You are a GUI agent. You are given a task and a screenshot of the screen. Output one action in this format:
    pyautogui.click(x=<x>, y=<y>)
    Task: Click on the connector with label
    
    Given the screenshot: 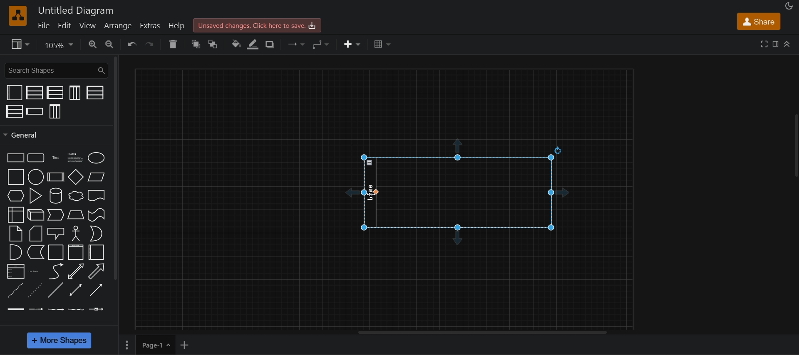 What is the action you would take?
    pyautogui.click(x=35, y=310)
    